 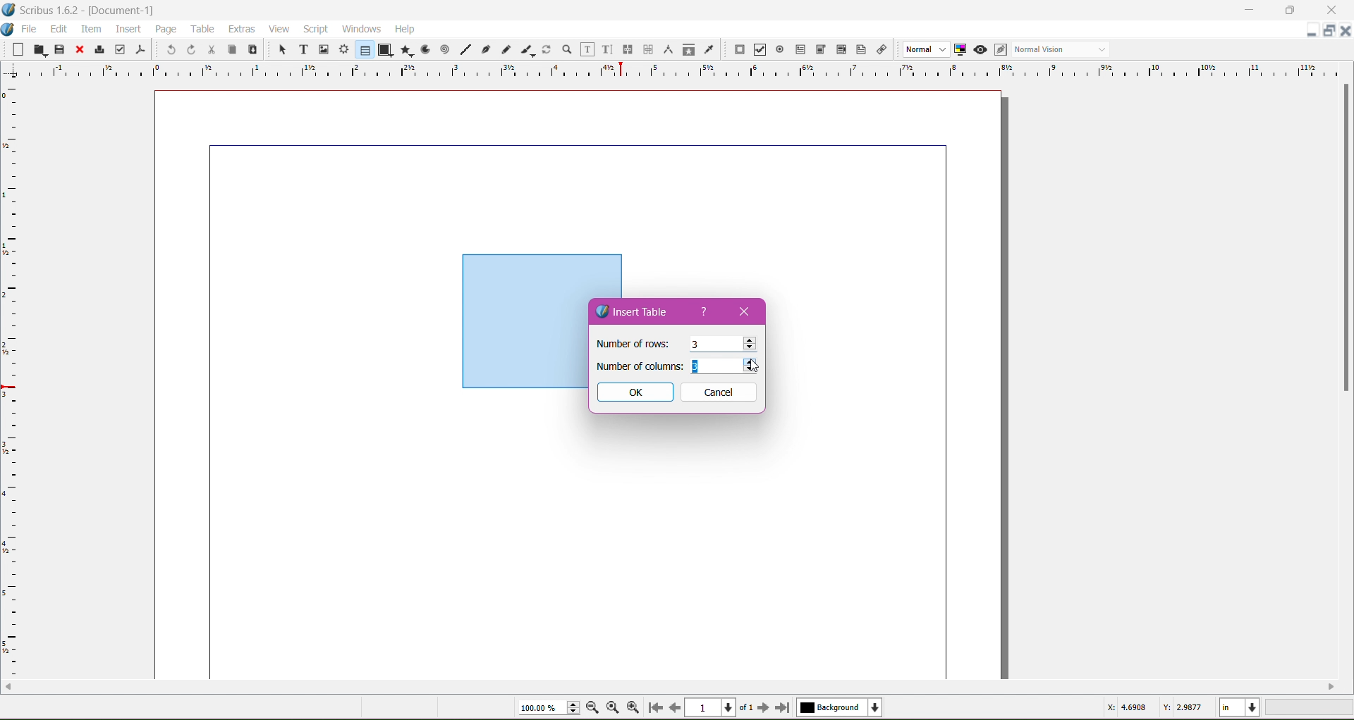 What do you see at coordinates (859, 47) in the screenshot?
I see `Text Annotation` at bounding box center [859, 47].